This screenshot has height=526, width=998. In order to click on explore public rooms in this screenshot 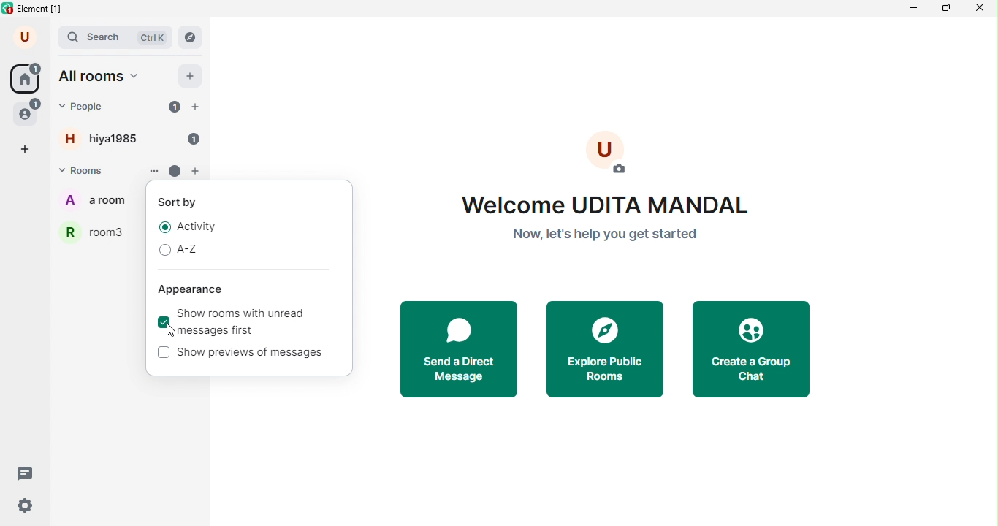, I will do `click(606, 349)`.